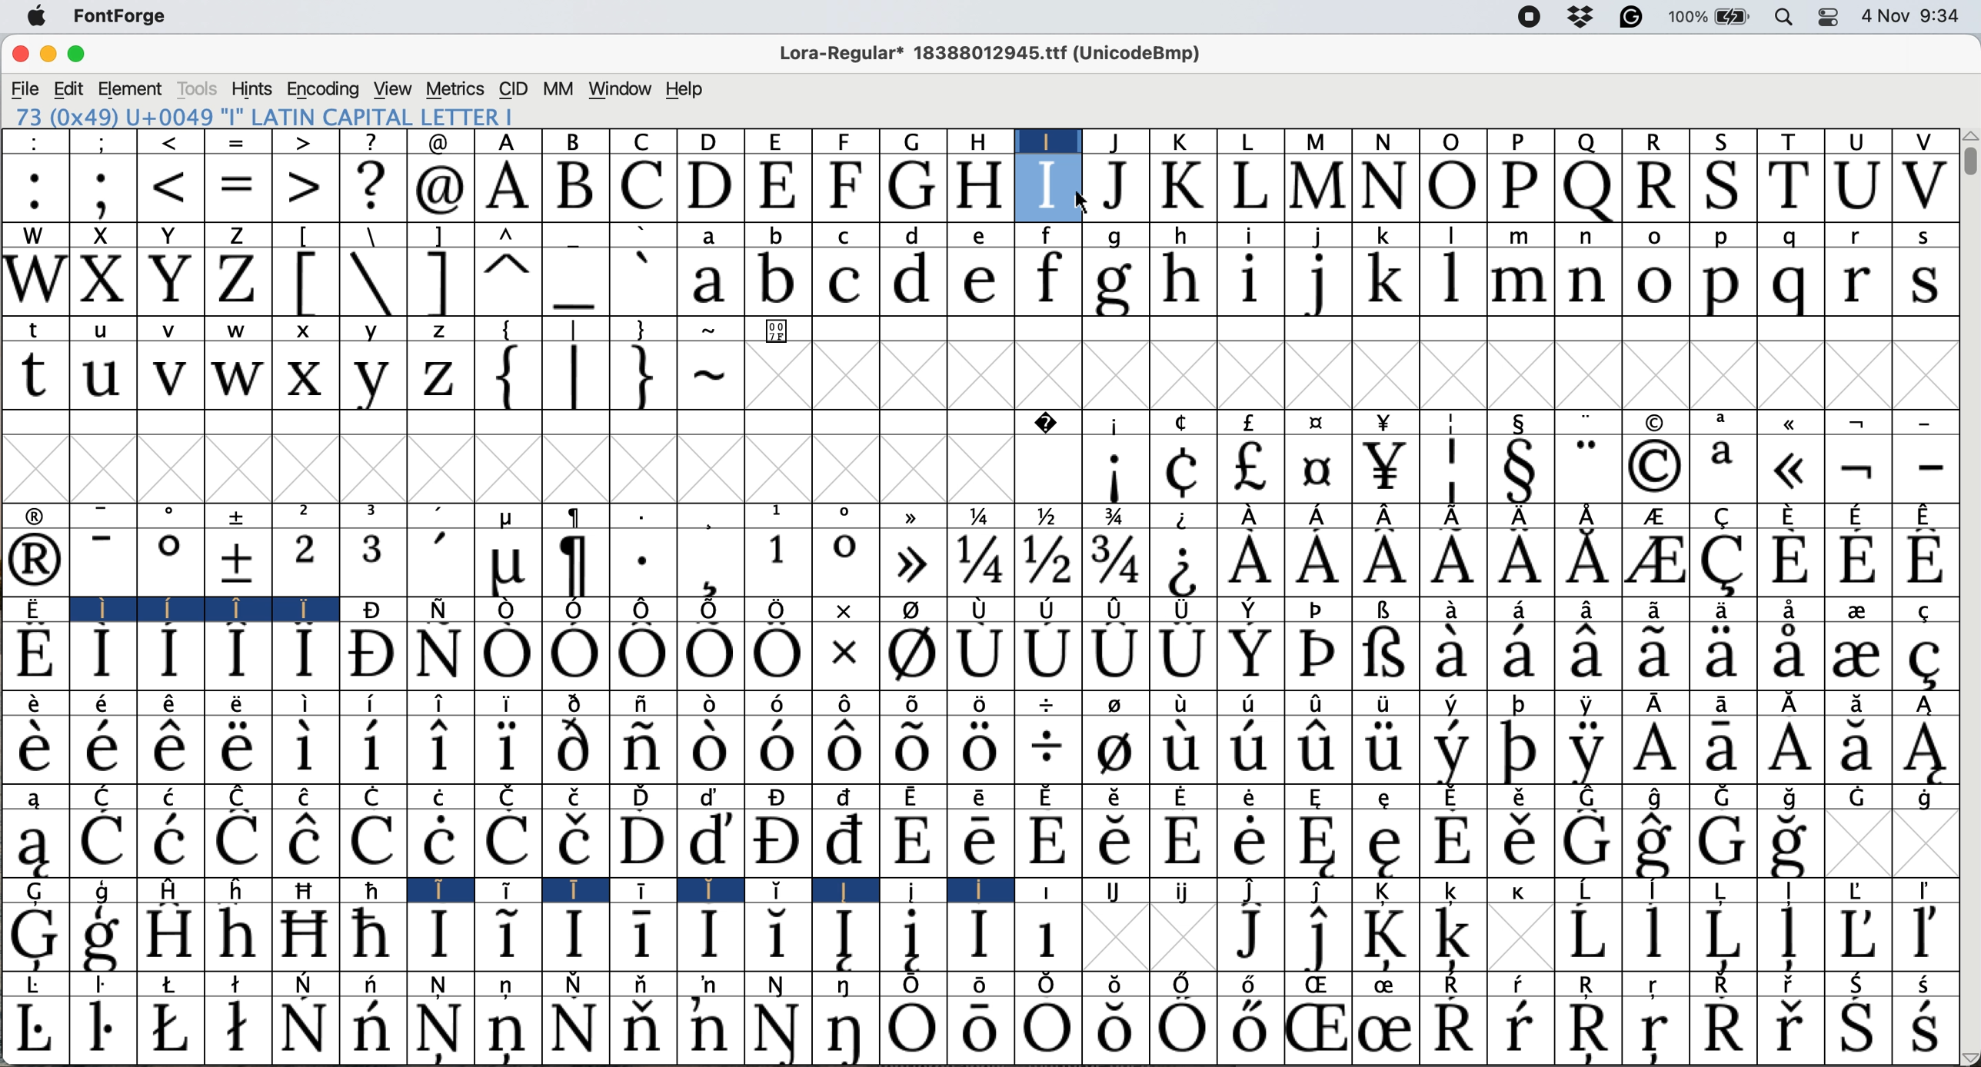 The height and width of the screenshot is (1067, 1981). I want to click on r, so click(1856, 283).